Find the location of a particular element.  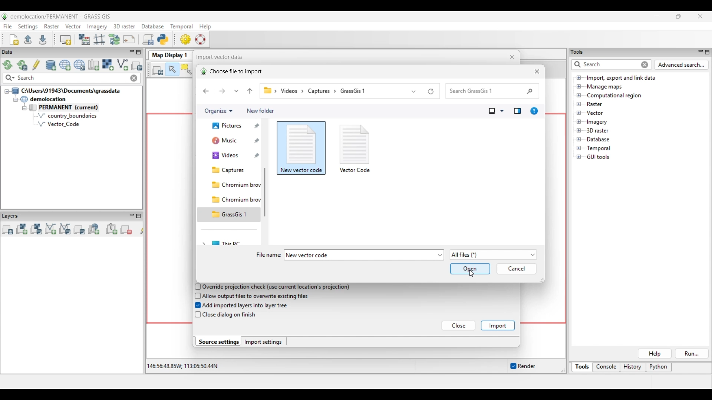

Add various vector map layers is located at coordinates (65, 229).